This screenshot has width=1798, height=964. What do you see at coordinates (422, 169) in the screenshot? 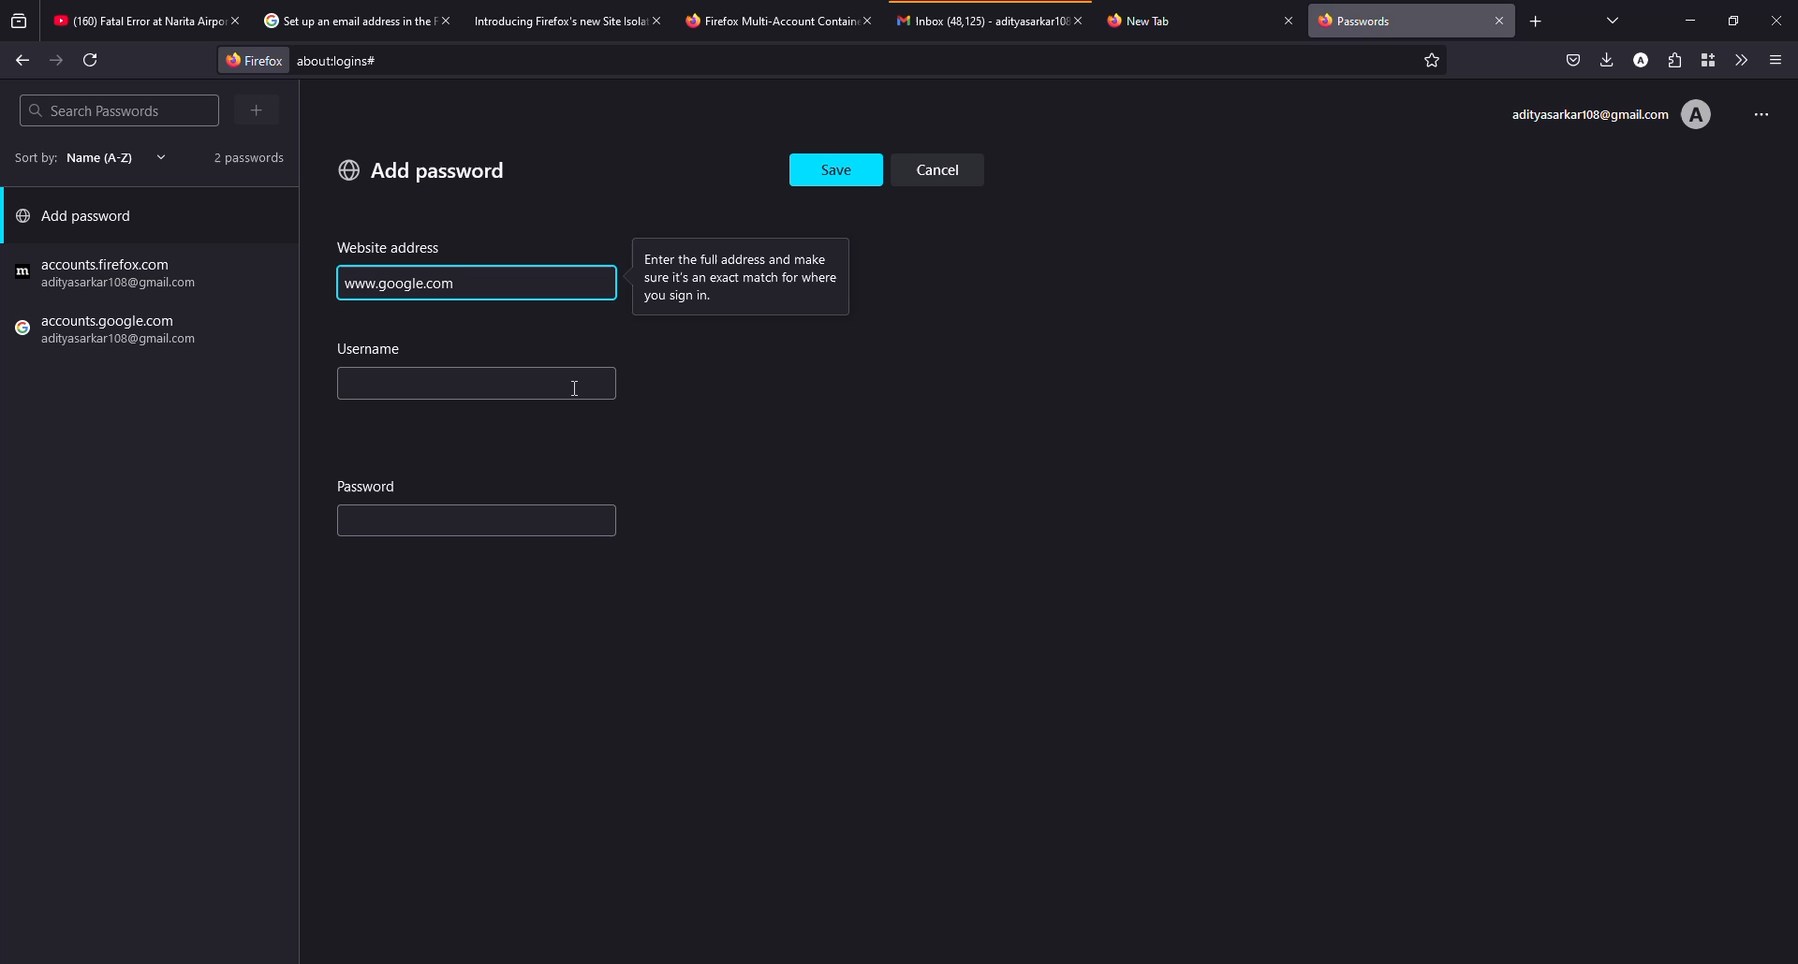
I see `add` at bounding box center [422, 169].